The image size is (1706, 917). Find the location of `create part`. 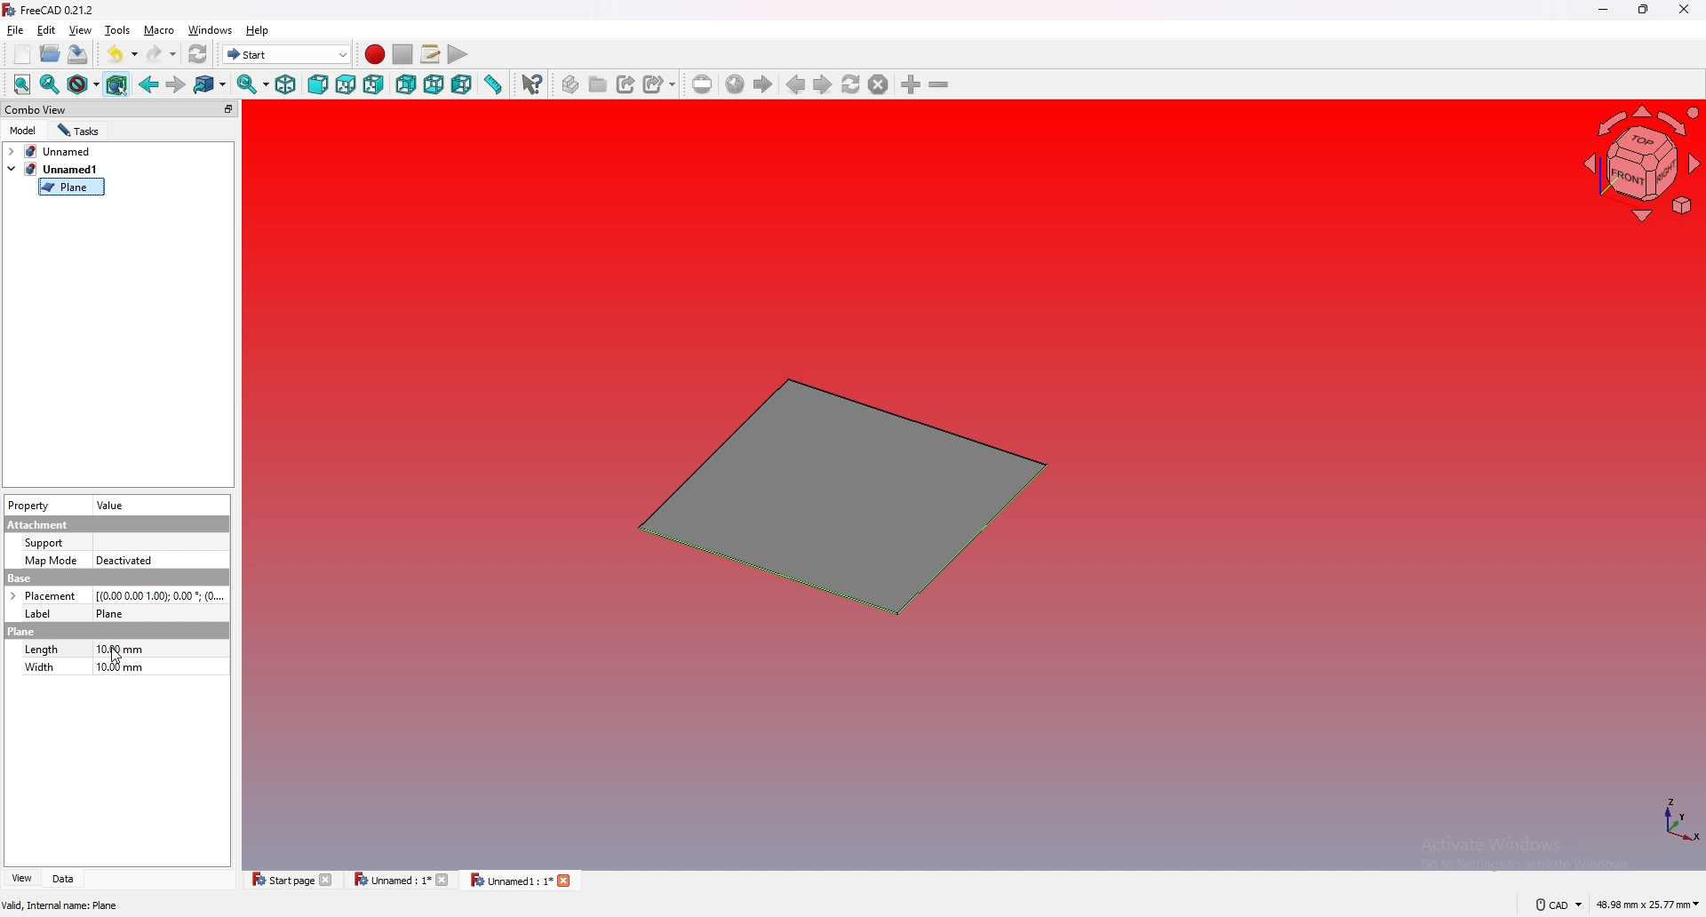

create part is located at coordinates (572, 84).